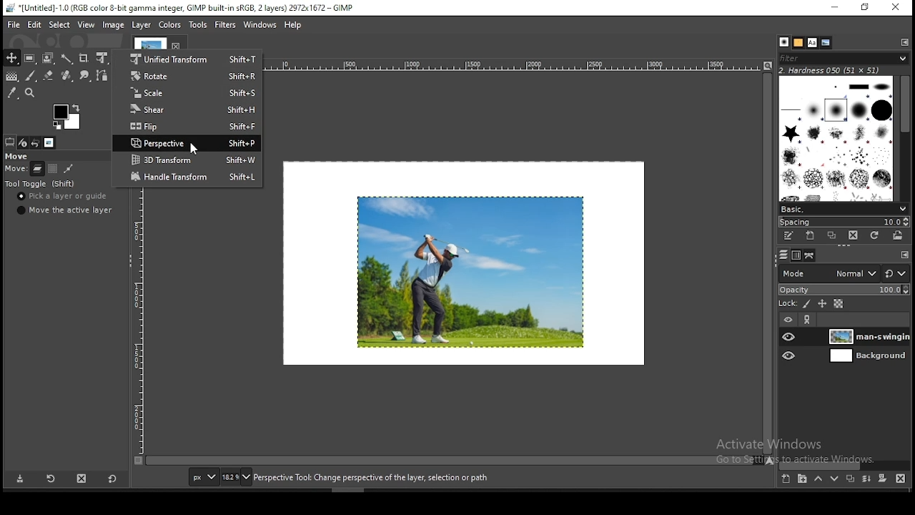 The height and width of the screenshot is (515, 915). I want to click on minimize, so click(834, 7).